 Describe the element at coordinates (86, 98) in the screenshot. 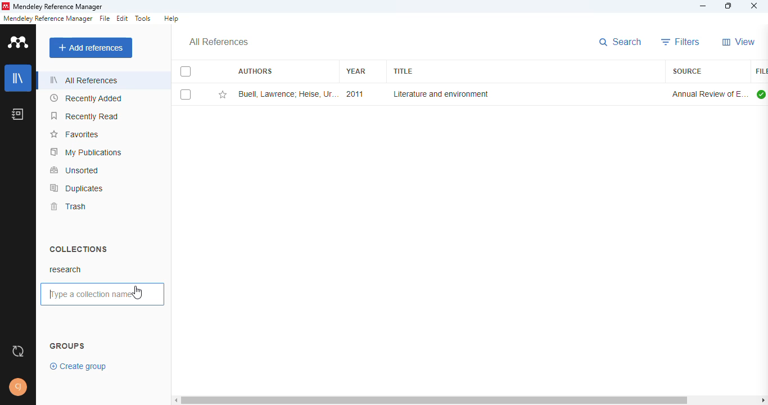

I see `recently added` at that location.